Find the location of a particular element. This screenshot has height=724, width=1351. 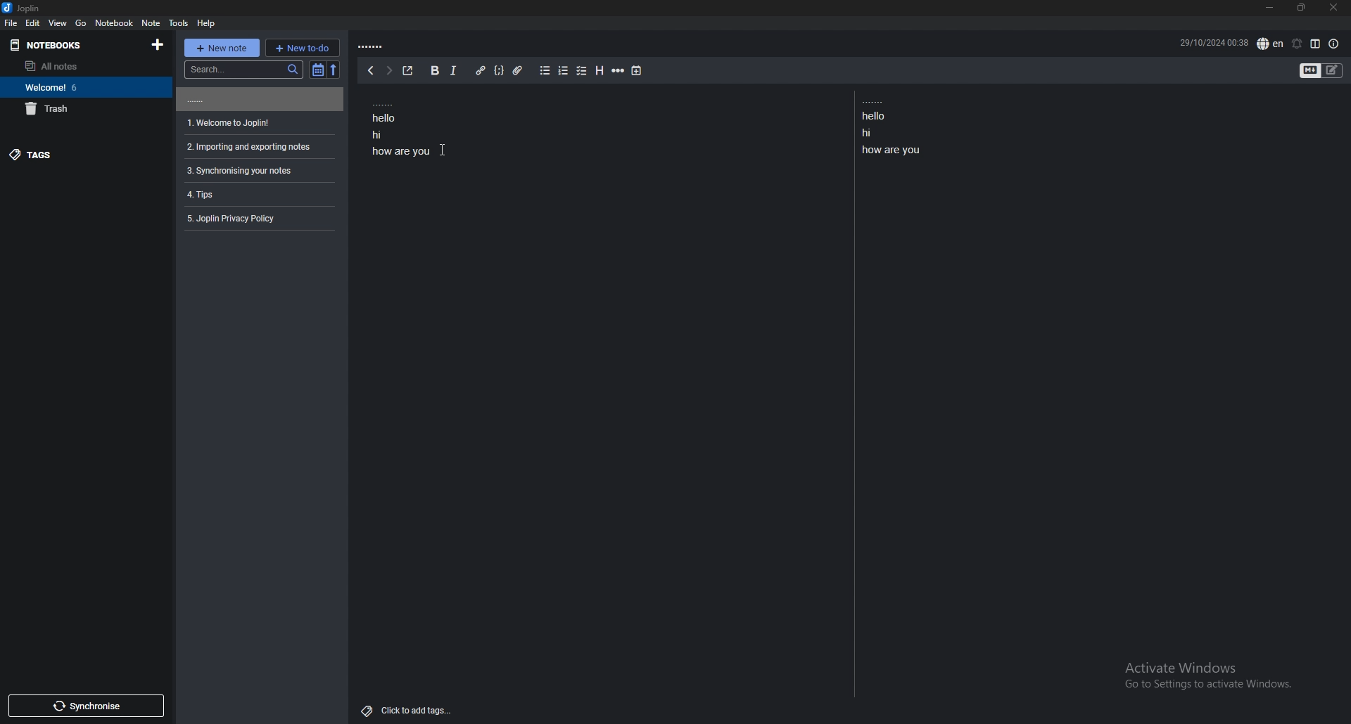

add hyperlink is located at coordinates (481, 70).